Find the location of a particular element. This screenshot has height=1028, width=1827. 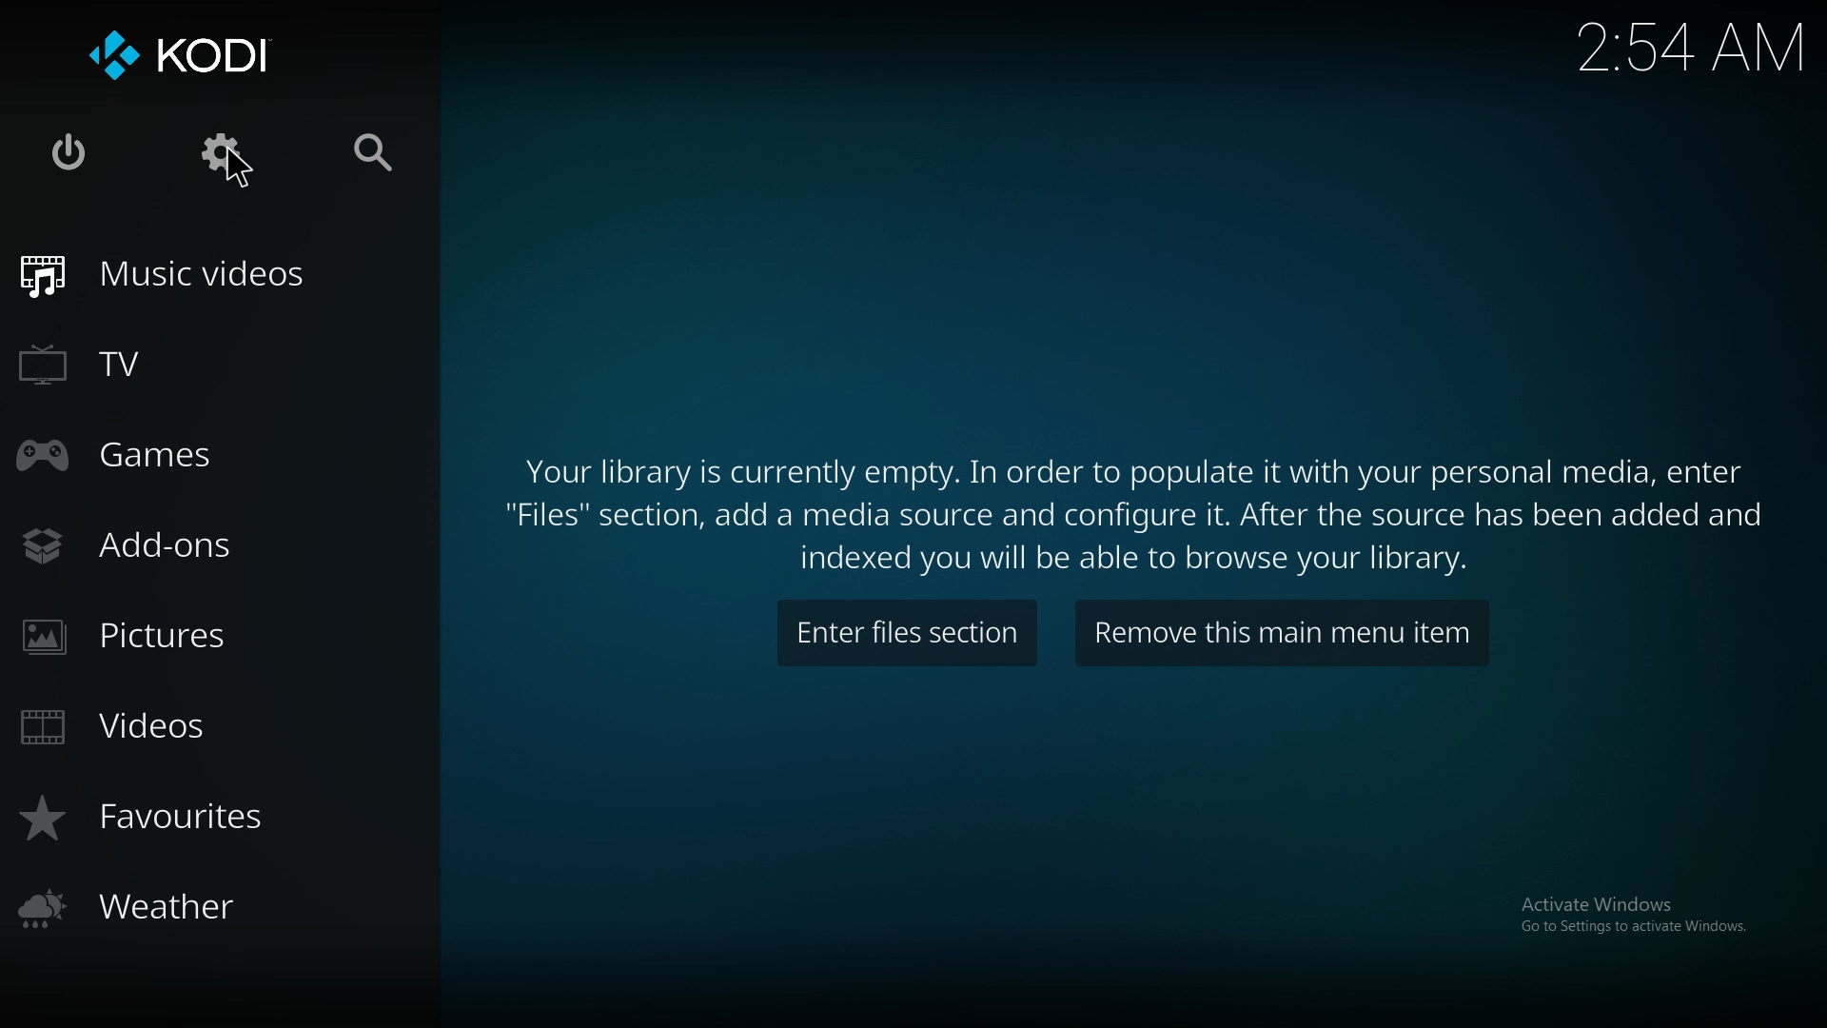

music videos is located at coordinates (171, 277).